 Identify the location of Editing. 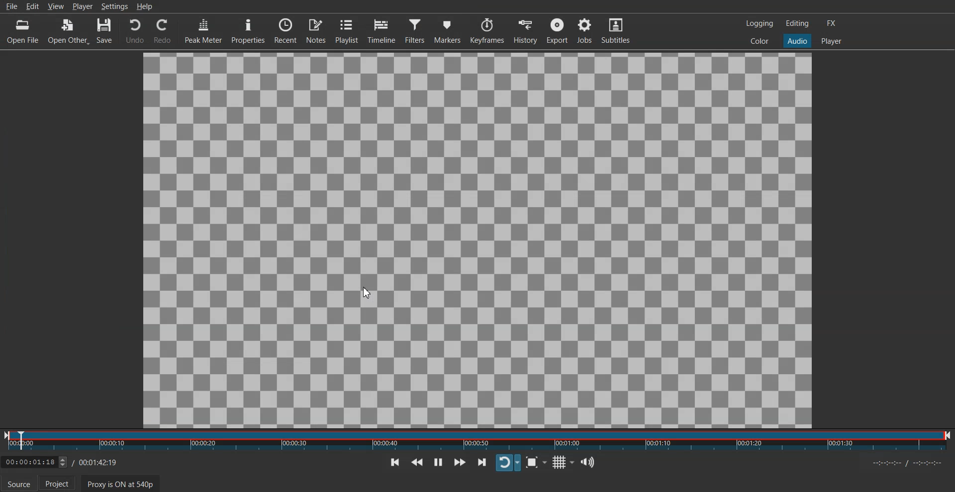
(797, 23).